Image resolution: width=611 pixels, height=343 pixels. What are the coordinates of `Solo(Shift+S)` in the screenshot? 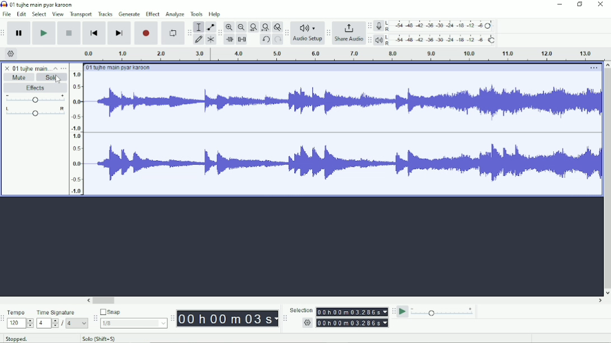 It's located at (102, 339).